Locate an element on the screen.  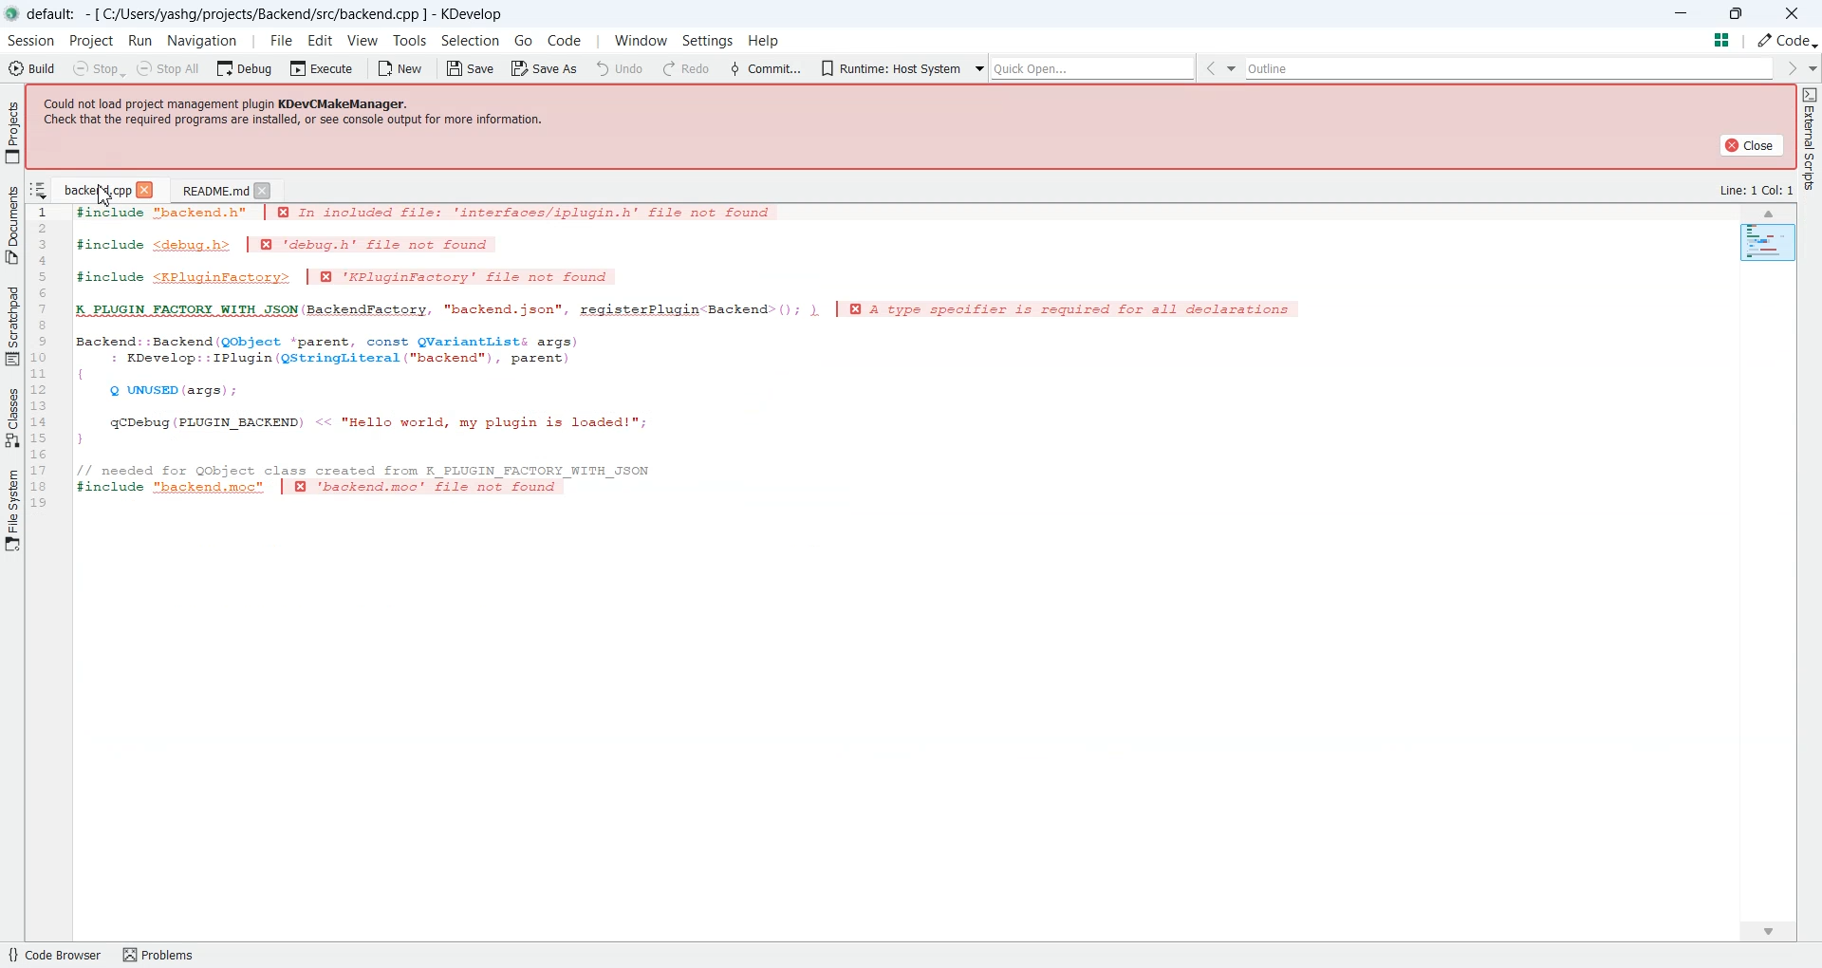
Outline is located at coordinates (1253, 68).